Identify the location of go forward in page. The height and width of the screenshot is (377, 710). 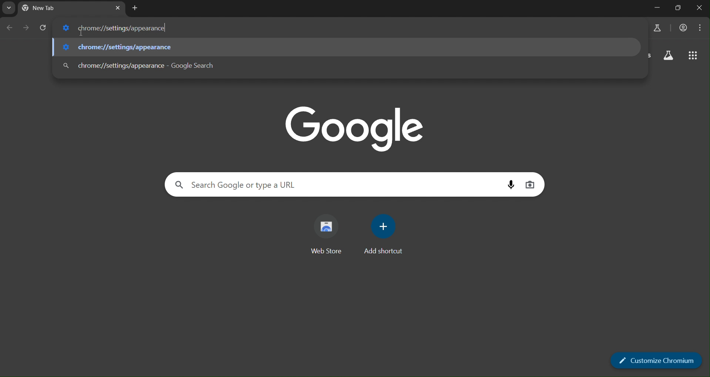
(27, 28).